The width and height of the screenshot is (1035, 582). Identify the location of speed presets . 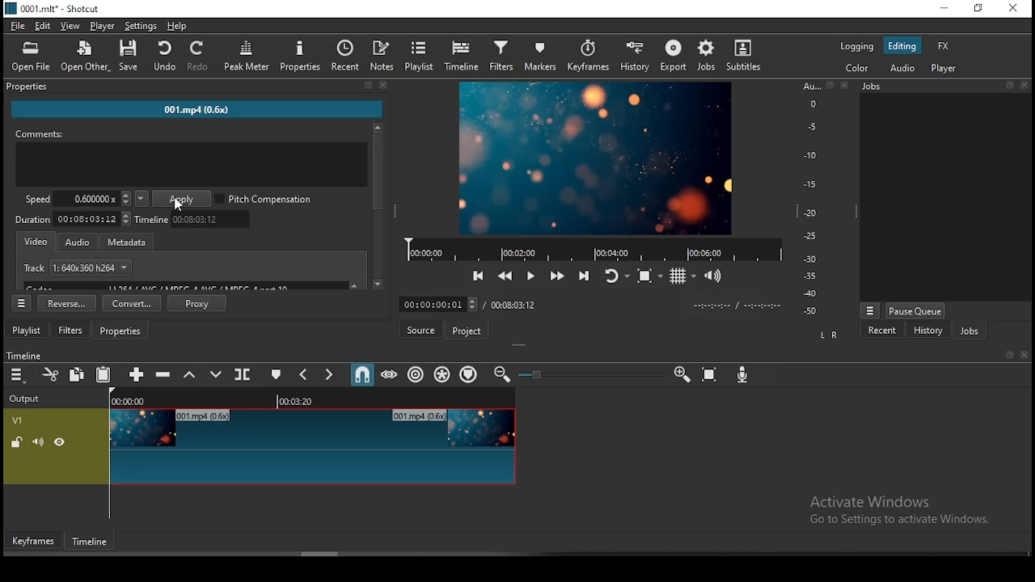
(142, 199).